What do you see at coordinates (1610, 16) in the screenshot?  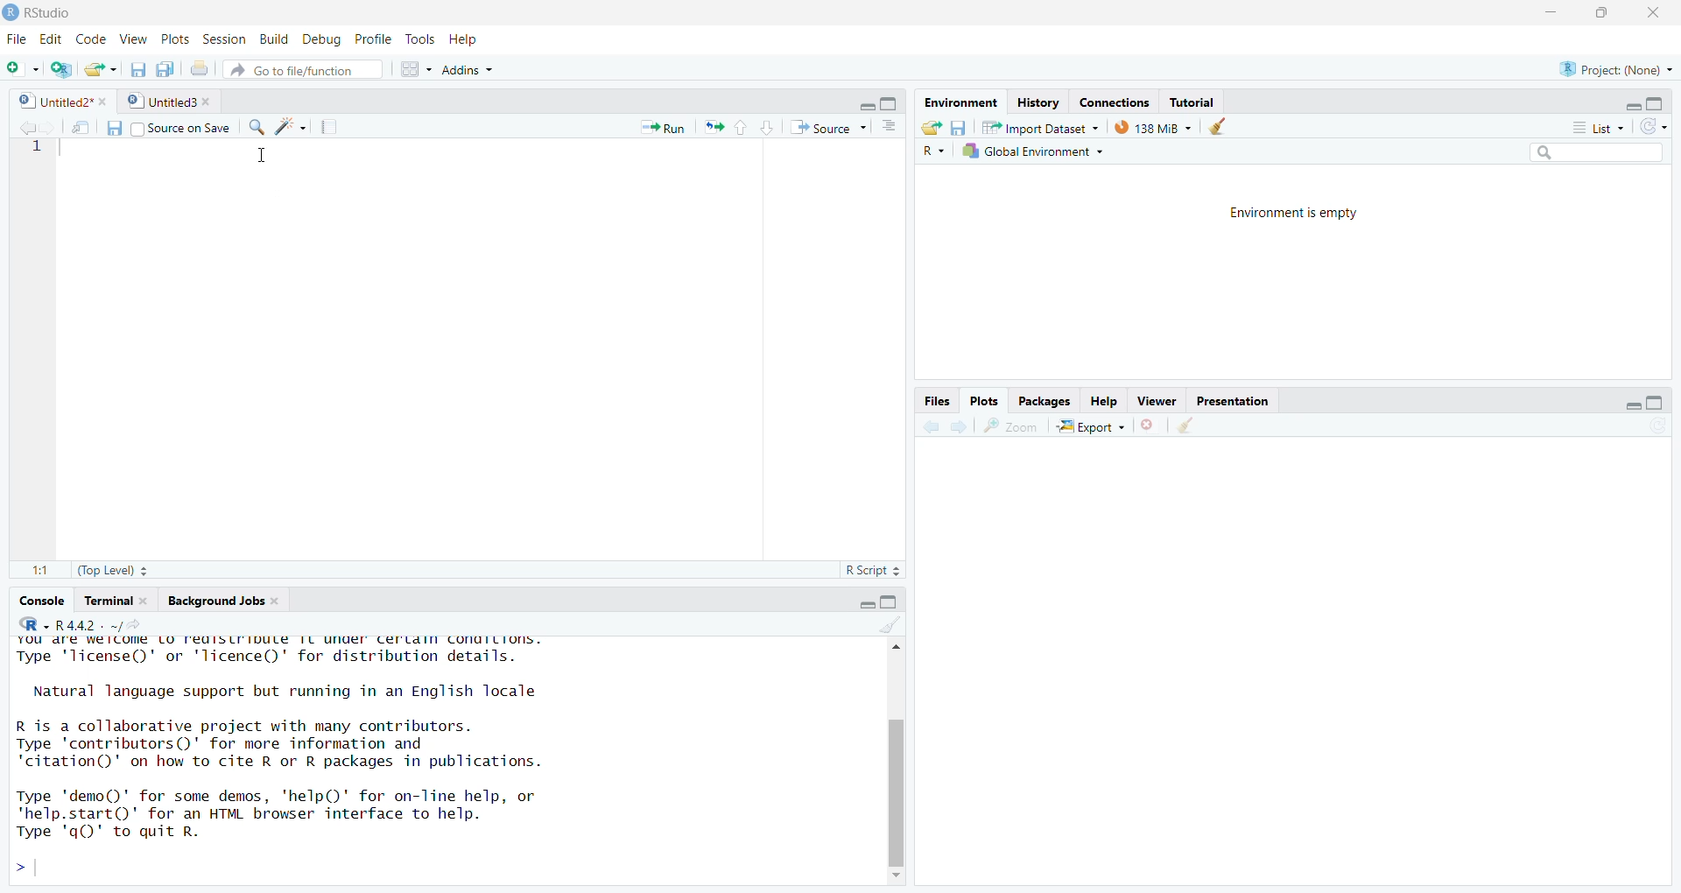 I see `maximize` at bounding box center [1610, 16].